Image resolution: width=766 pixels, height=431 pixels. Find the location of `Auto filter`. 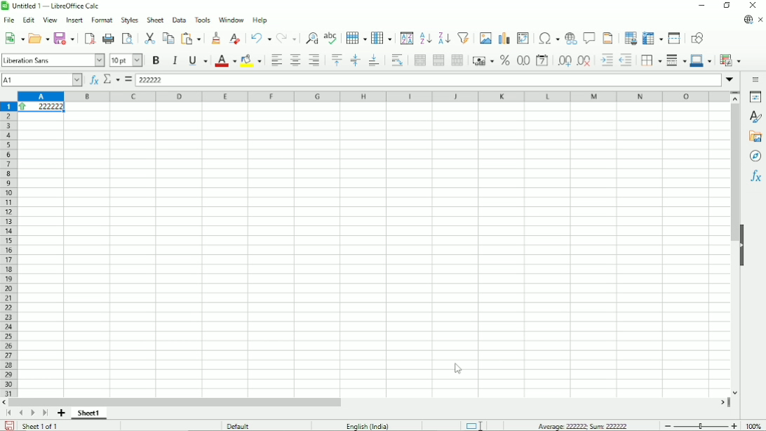

Auto filter is located at coordinates (464, 37).